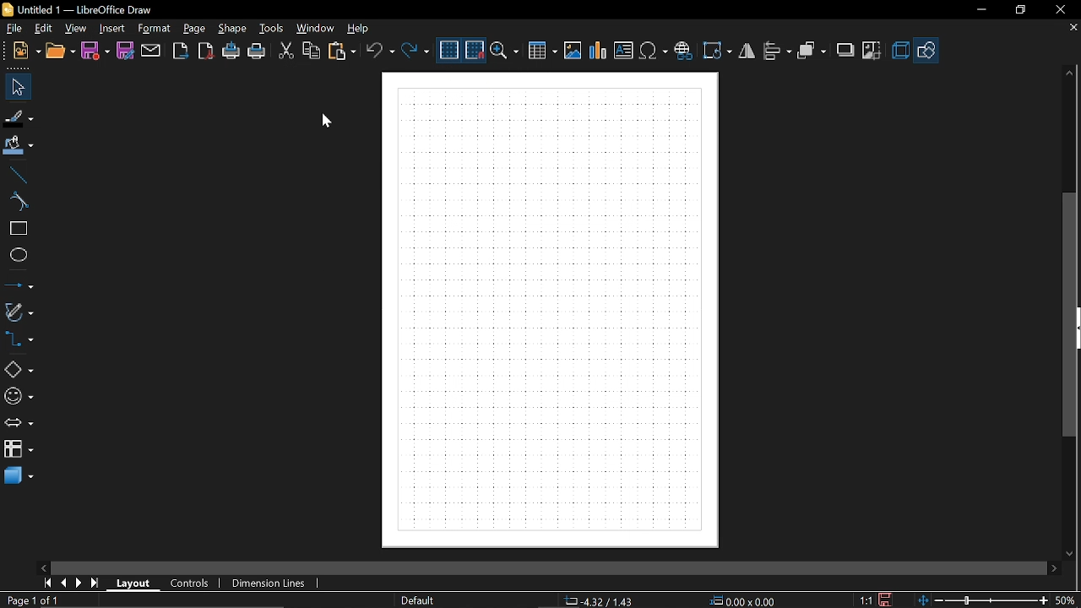 This screenshot has width=1081, height=608. What do you see at coordinates (271, 584) in the screenshot?
I see `dimension lines` at bounding box center [271, 584].